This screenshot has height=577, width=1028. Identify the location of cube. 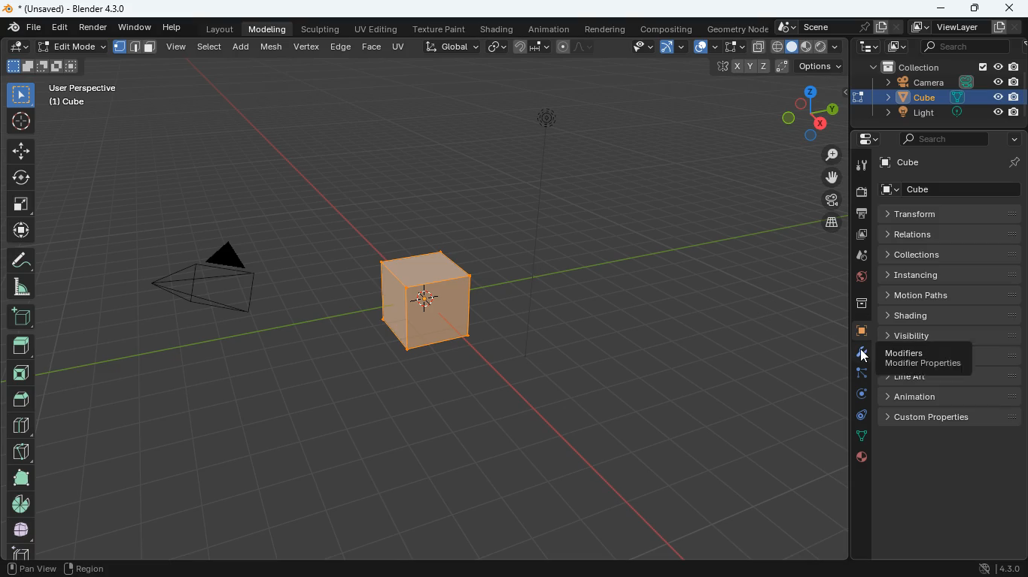
(951, 163).